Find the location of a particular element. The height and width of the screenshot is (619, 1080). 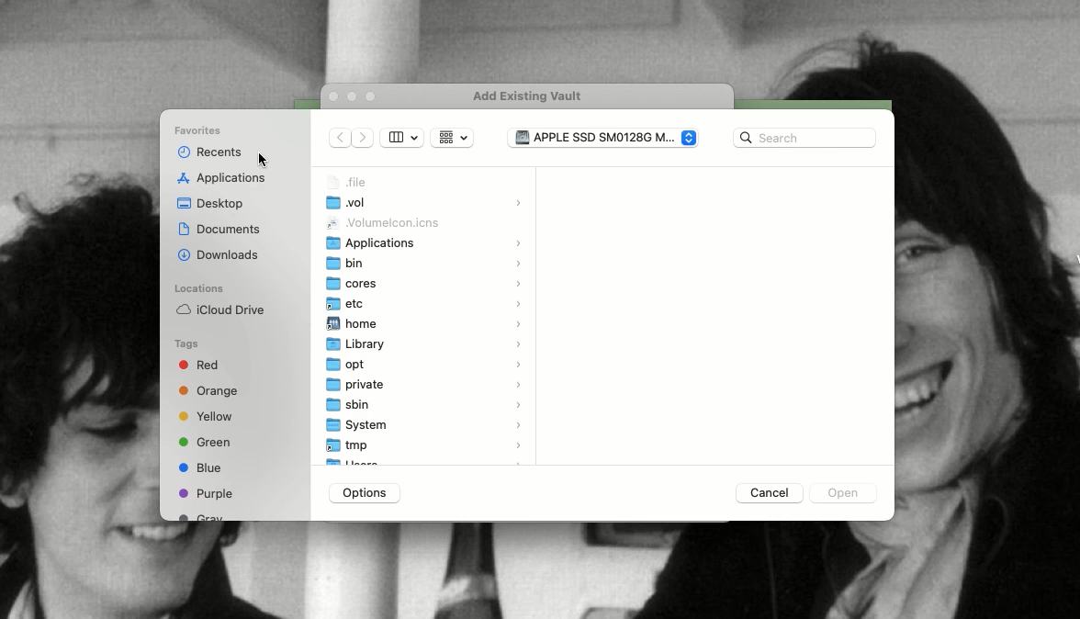

Blue is located at coordinates (200, 467).